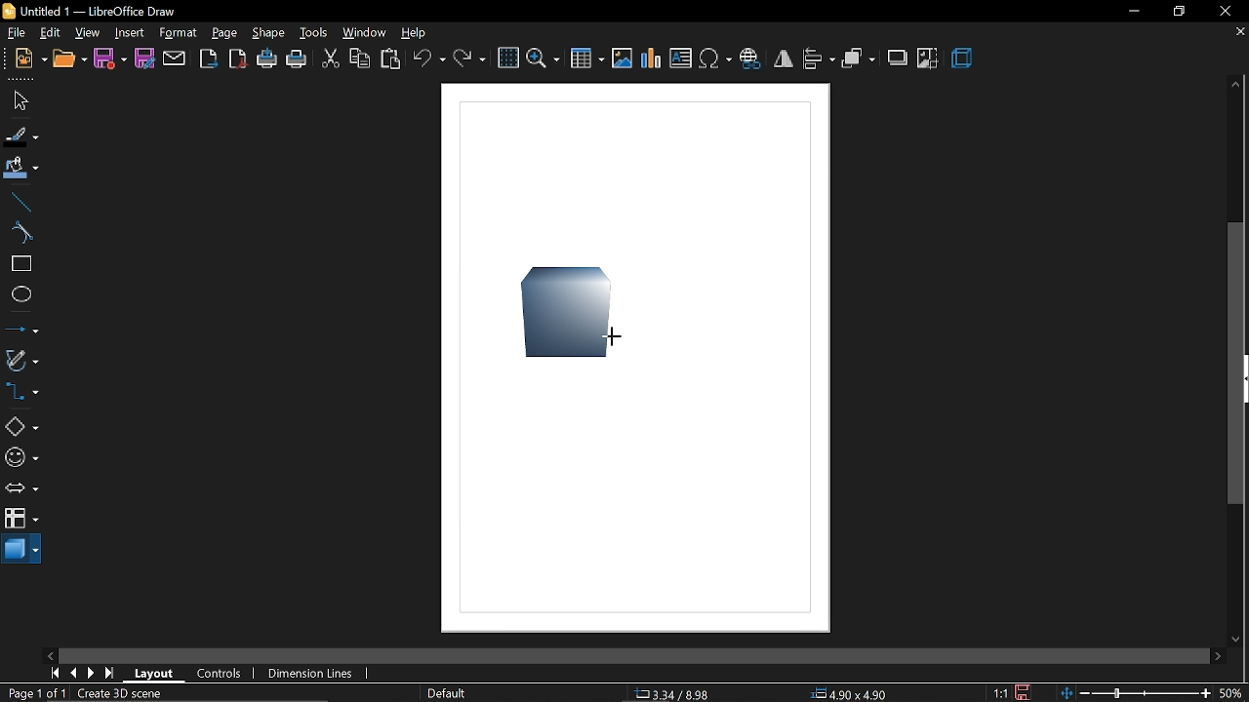 This screenshot has width=1249, height=702. Describe the element at coordinates (1228, 10) in the screenshot. I see `close` at that location.